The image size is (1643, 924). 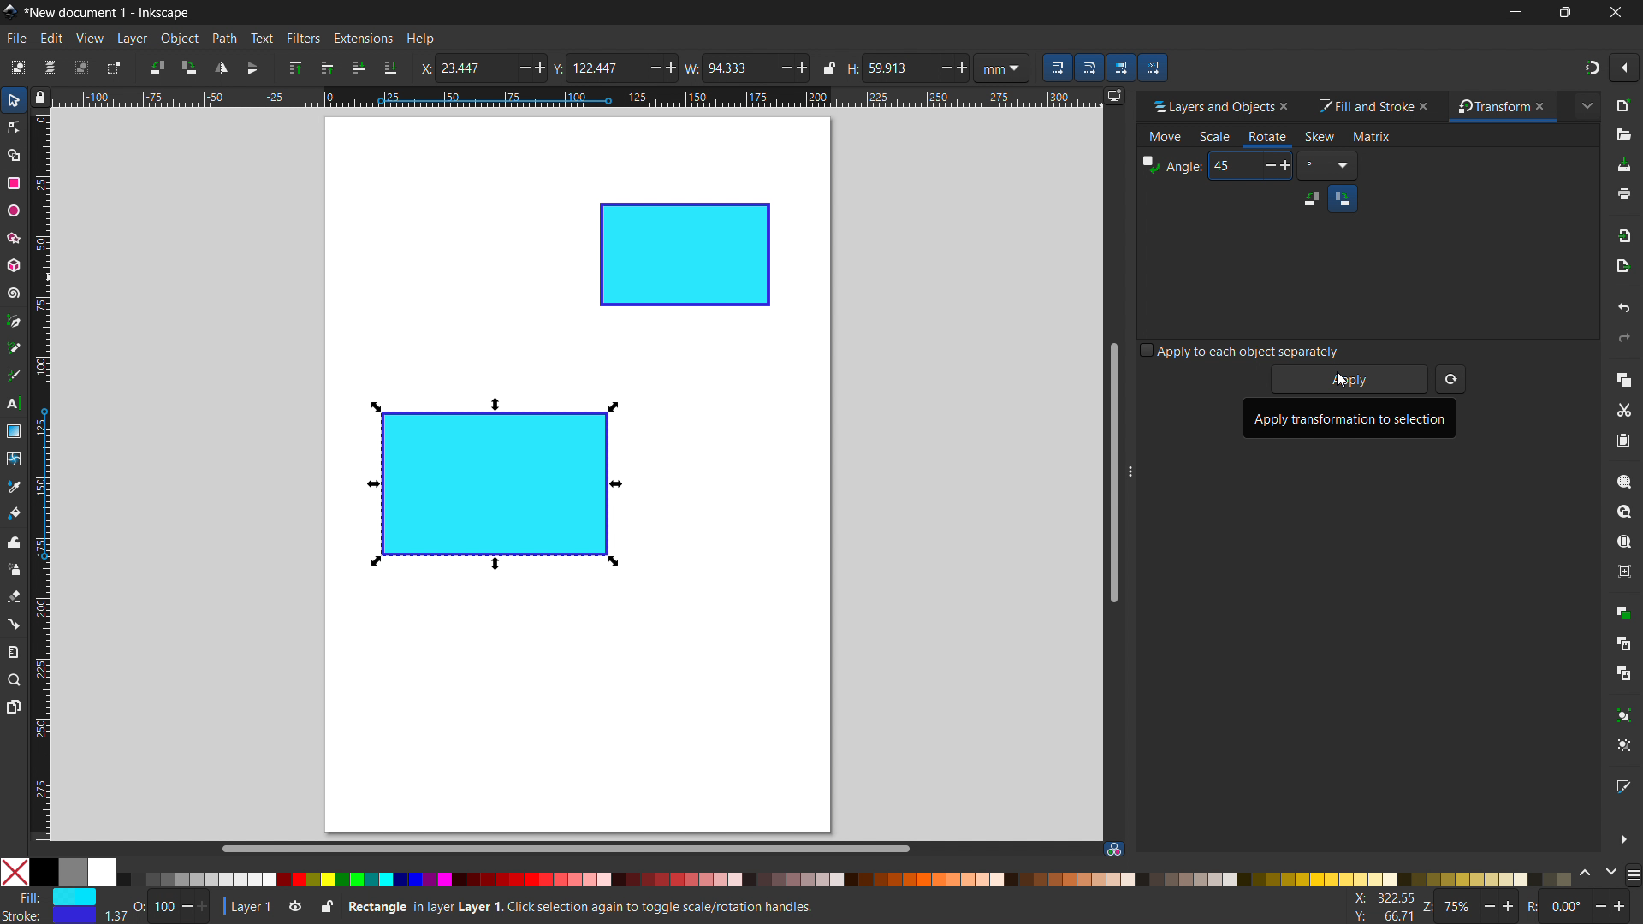 I want to click on layers and objects, so click(x=1207, y=106).